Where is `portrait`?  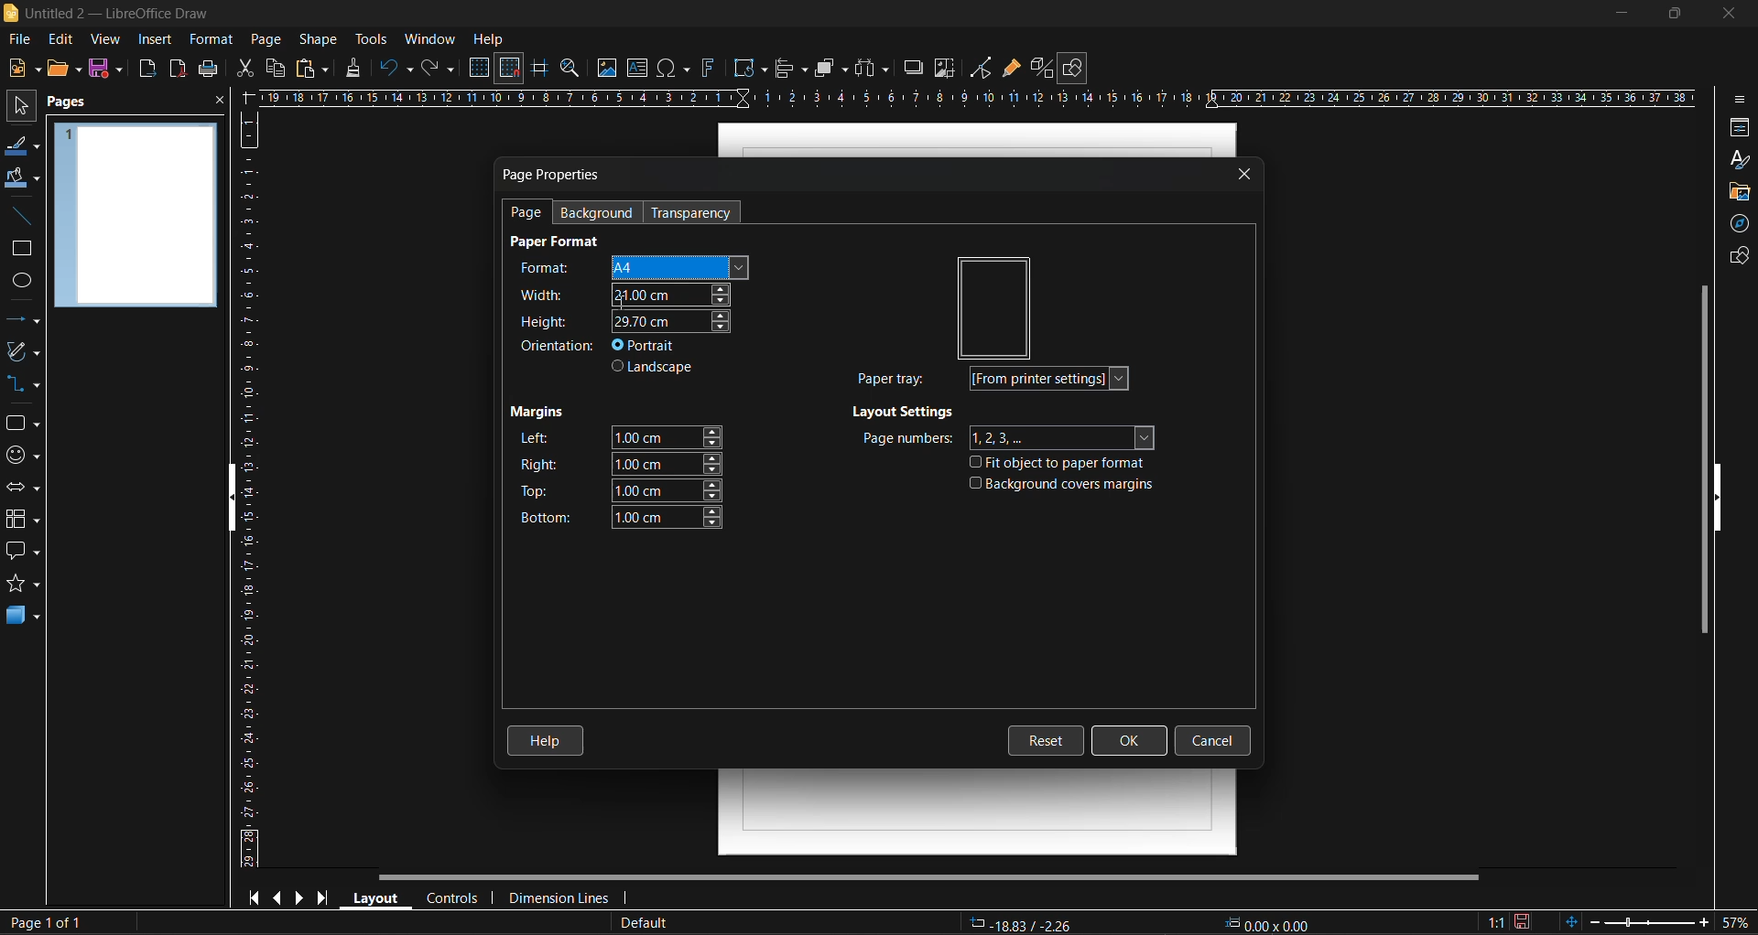 portrait is located at coordinates (649, 345).